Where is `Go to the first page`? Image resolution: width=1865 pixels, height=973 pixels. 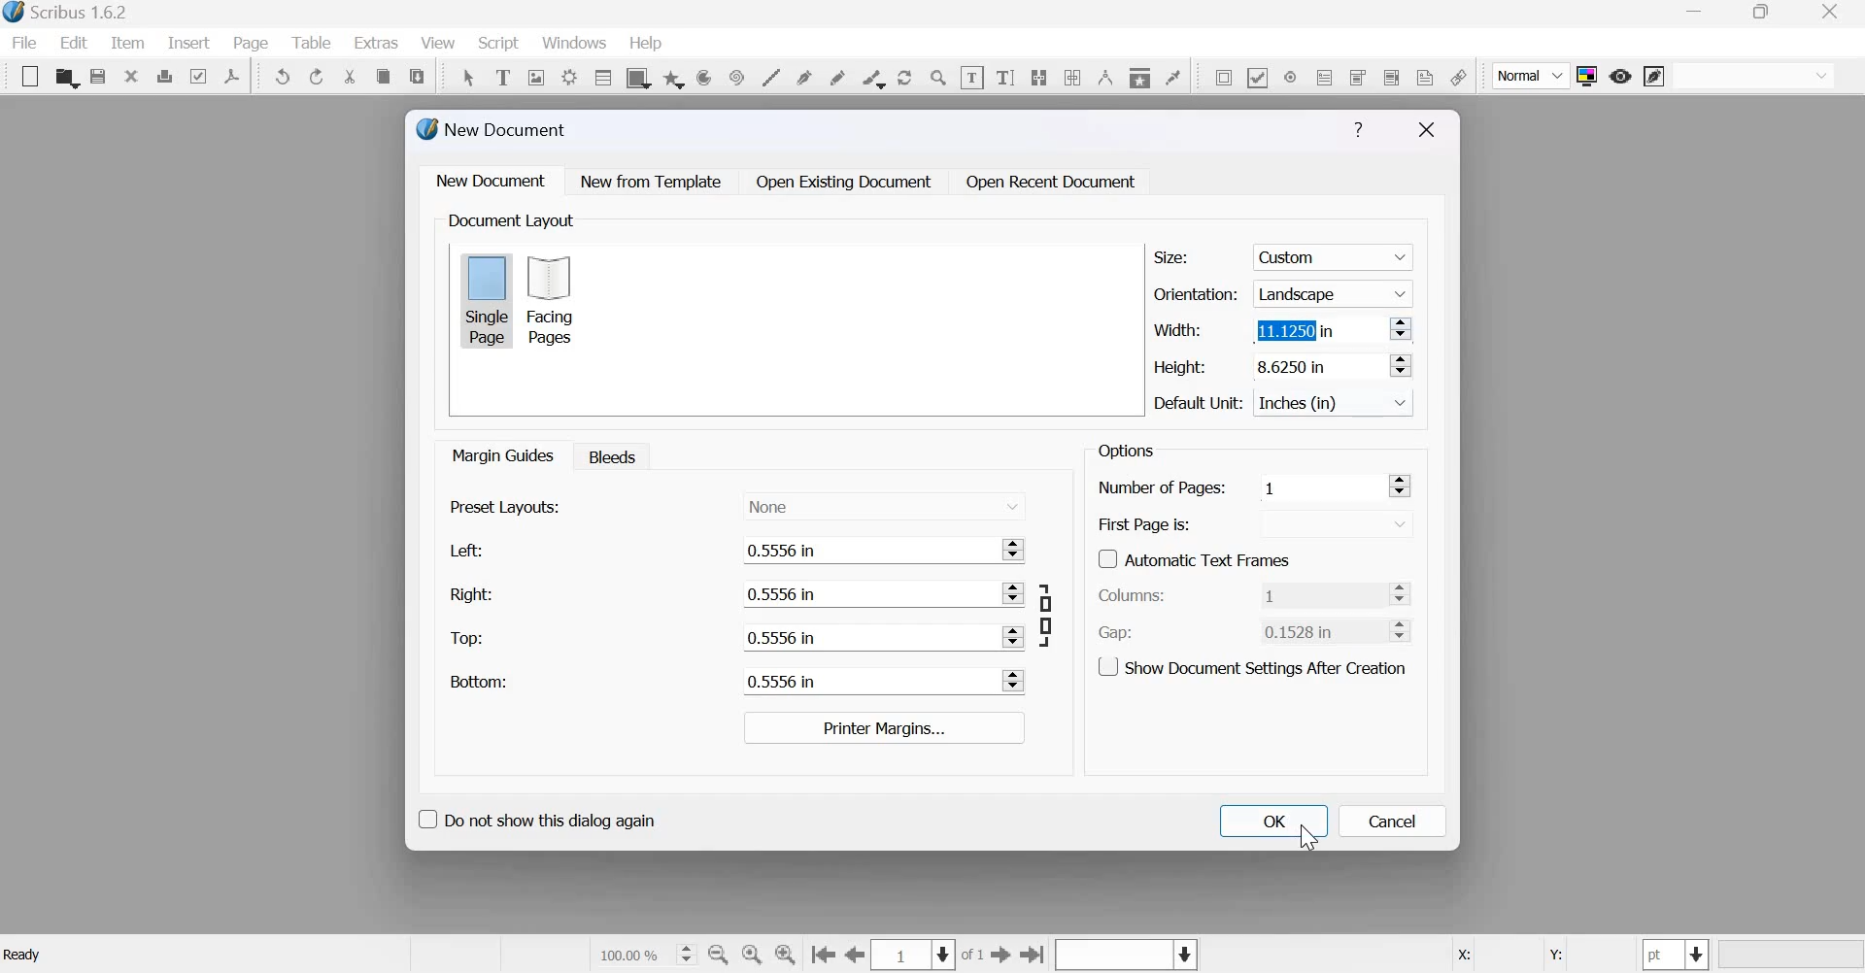
Go to the first page is located at coordinates (823, 956).